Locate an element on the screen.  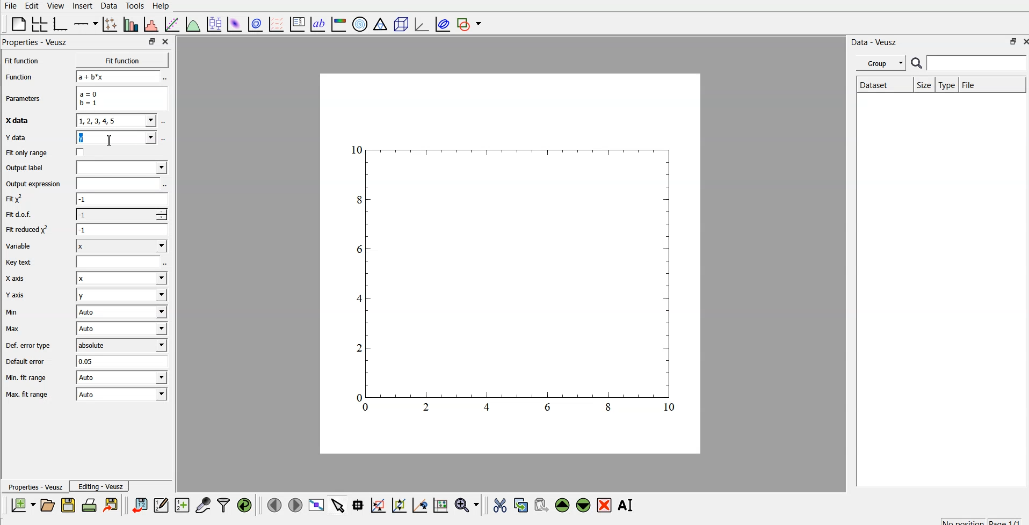
image color bar is located at coordinates (341, 24).